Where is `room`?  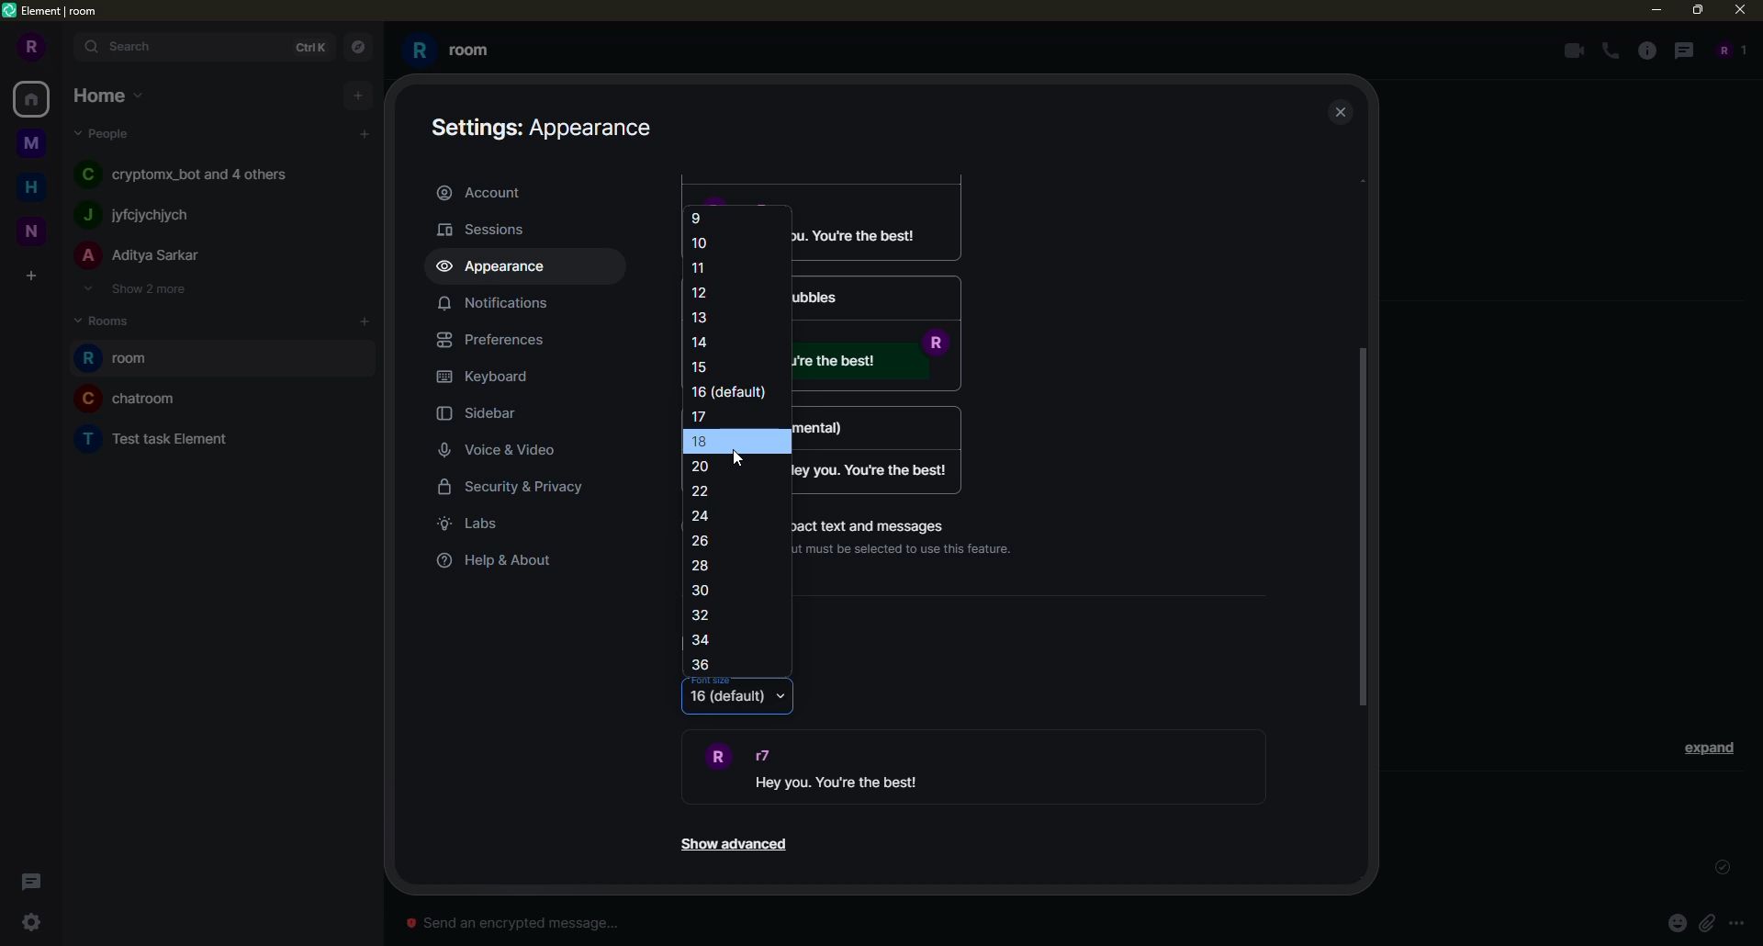 room is located at coordinates (122, 359).